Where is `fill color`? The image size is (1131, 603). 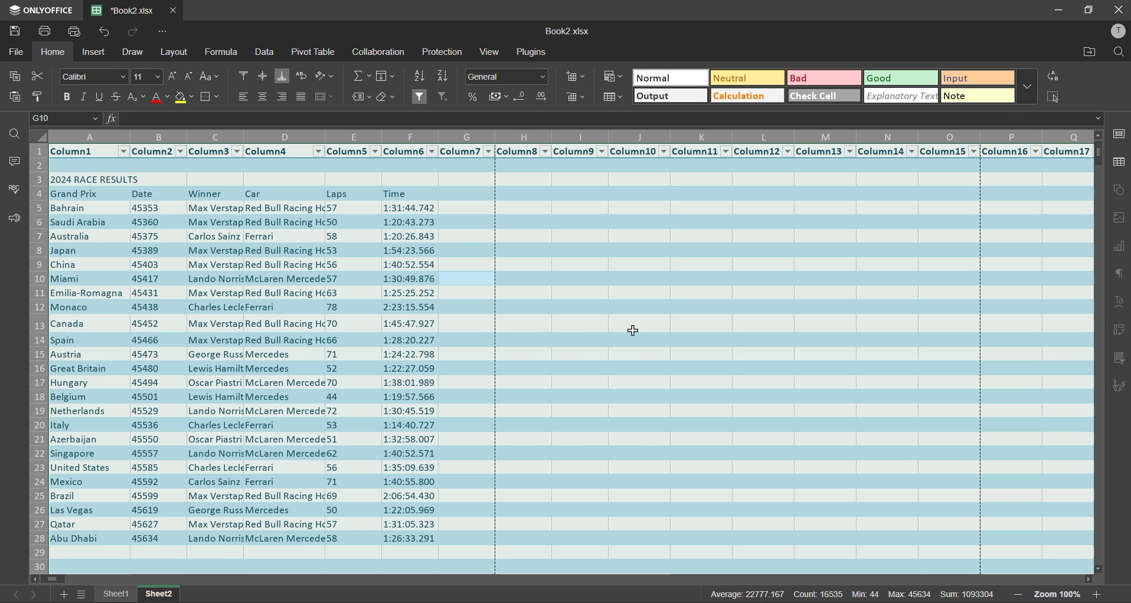
fill color is located at coordinates (184, 100).